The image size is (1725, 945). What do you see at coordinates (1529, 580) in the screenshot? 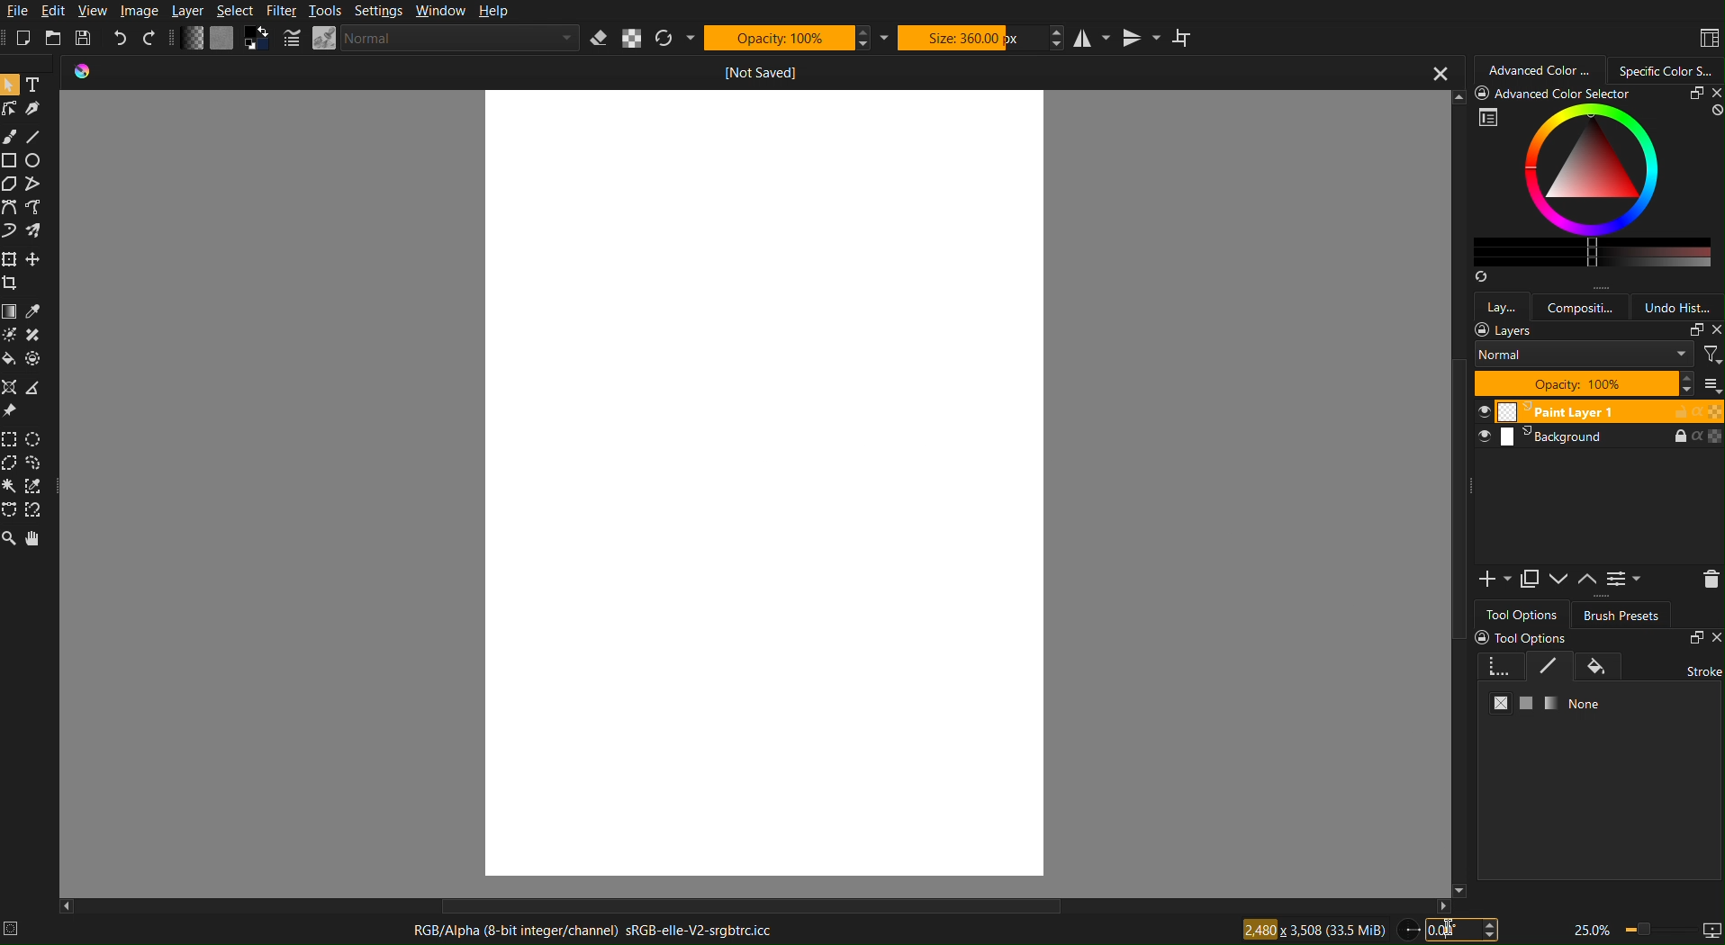
I see `Copy Layer` at bounding box center [1529, 580].